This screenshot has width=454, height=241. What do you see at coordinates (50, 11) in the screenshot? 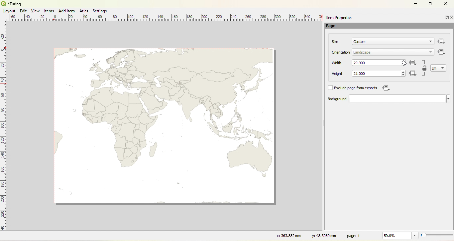
I see `Items` at bounding box center [50, 11].